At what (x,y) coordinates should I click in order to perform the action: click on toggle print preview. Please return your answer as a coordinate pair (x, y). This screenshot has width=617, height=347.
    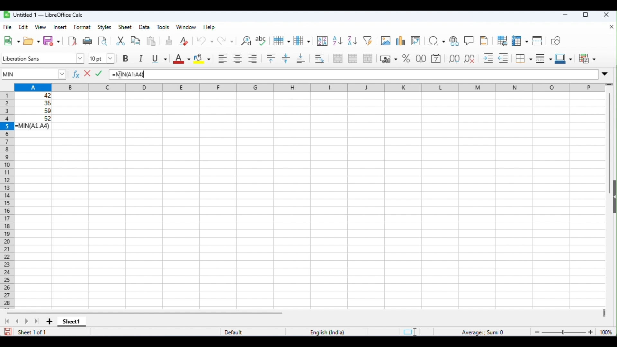
    Looking at the image, I should click on (501, 40).